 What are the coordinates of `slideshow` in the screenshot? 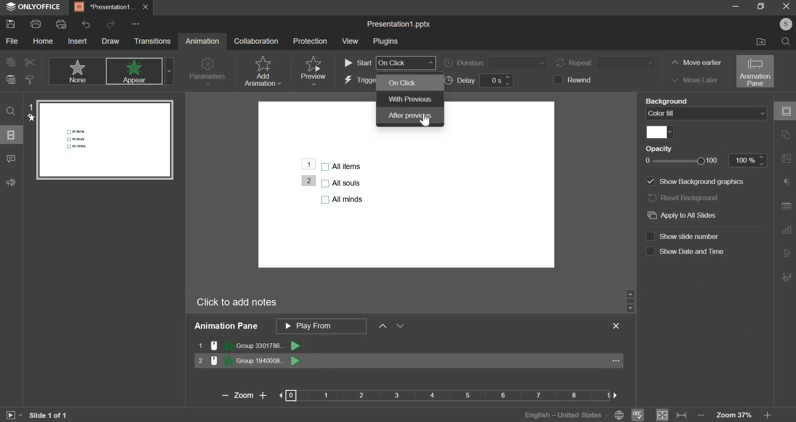 It's located at (13, 414).